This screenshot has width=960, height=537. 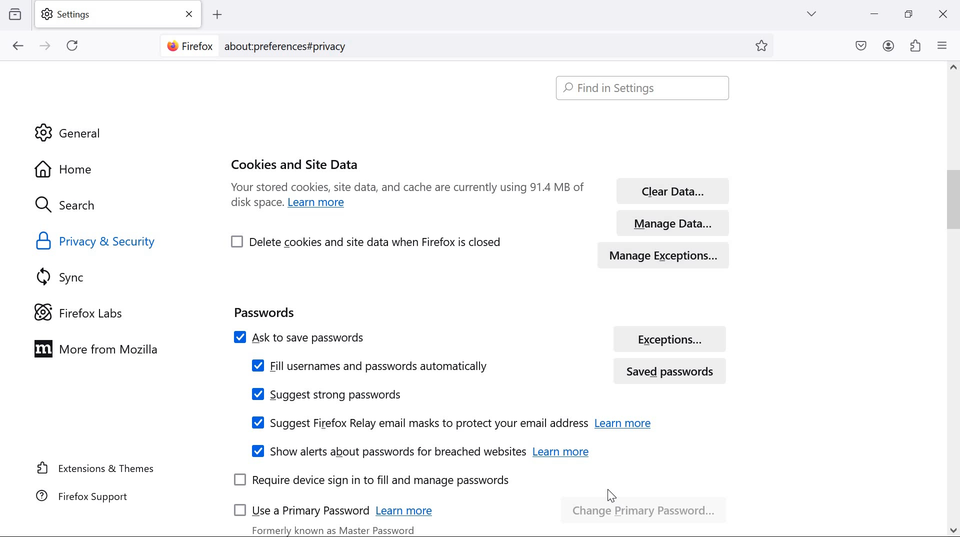 What do you see at coordinates (611, 496) in the screenshot?
I see `cursor` at bounding box center [611, 496].